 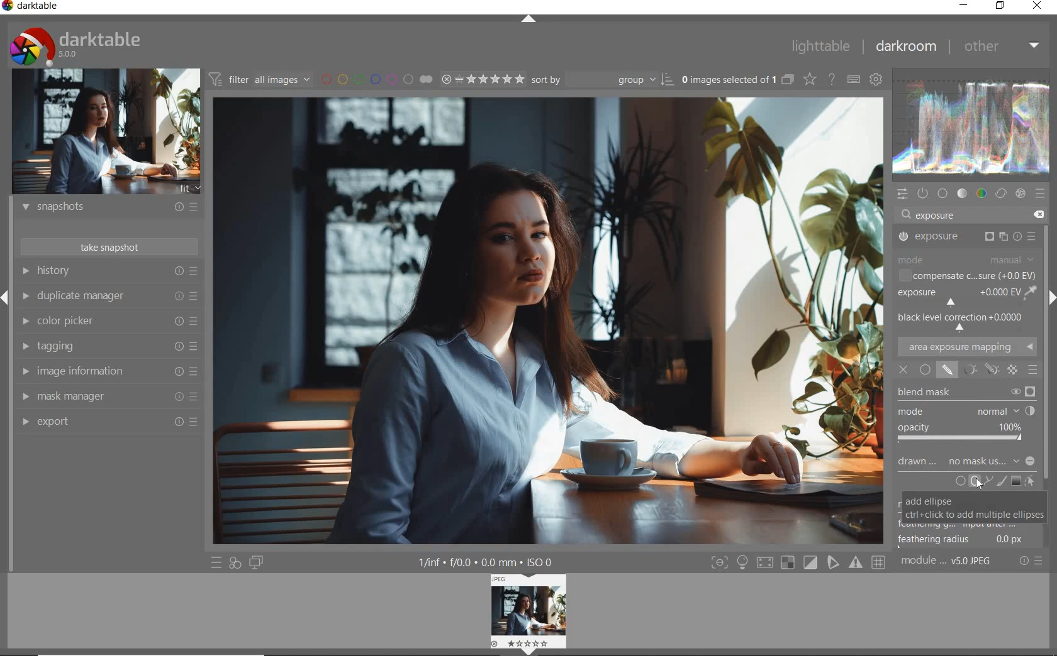 I want to click on correct, so click(x=1000, y=194).